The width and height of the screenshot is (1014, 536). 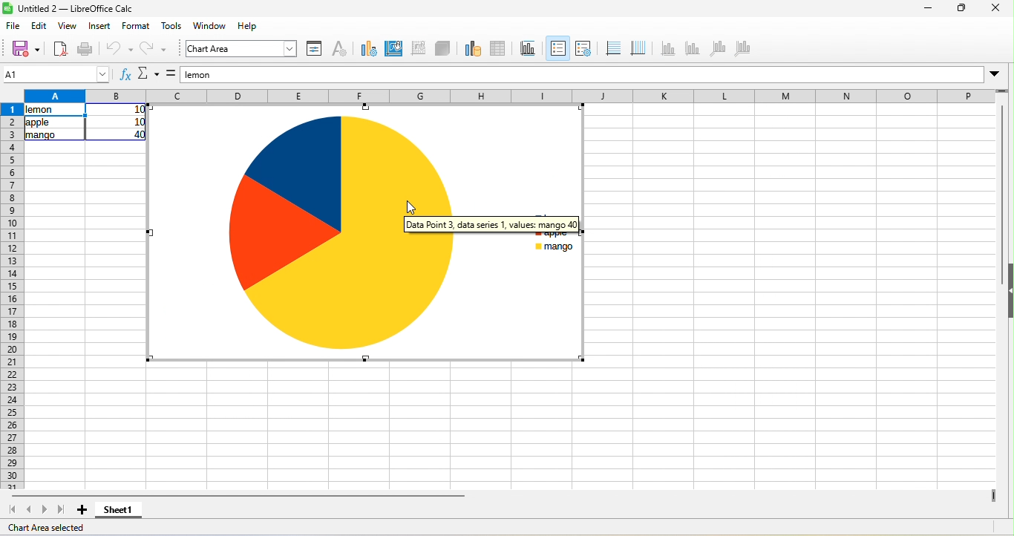 What do you see at coordinates (148, 76) in the screenshot?
I see `select function` at bounding box center [148, 76].